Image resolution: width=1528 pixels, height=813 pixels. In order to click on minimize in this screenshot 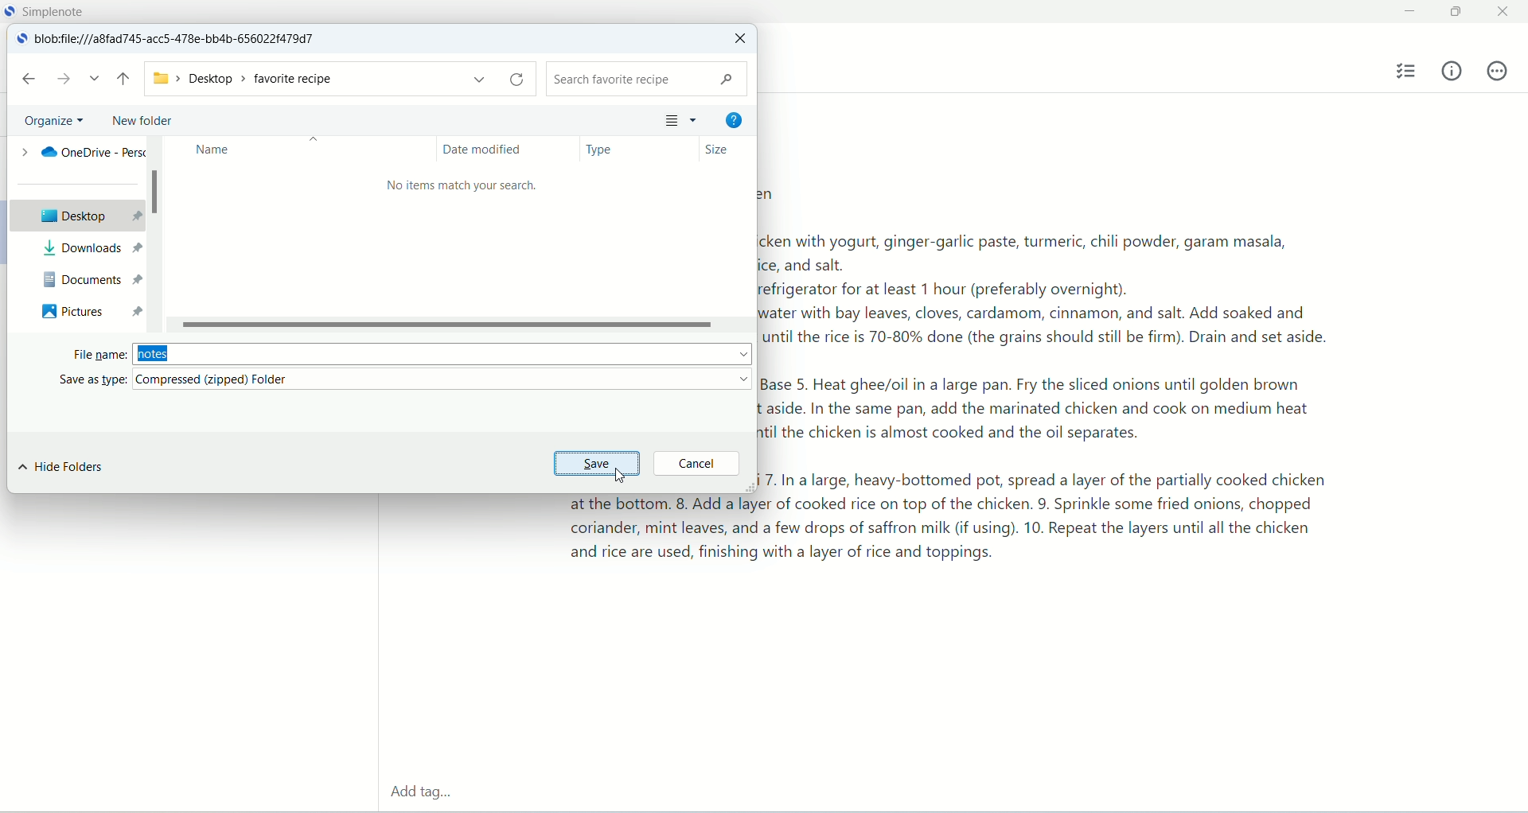, I will do `click(1407, 12)`.